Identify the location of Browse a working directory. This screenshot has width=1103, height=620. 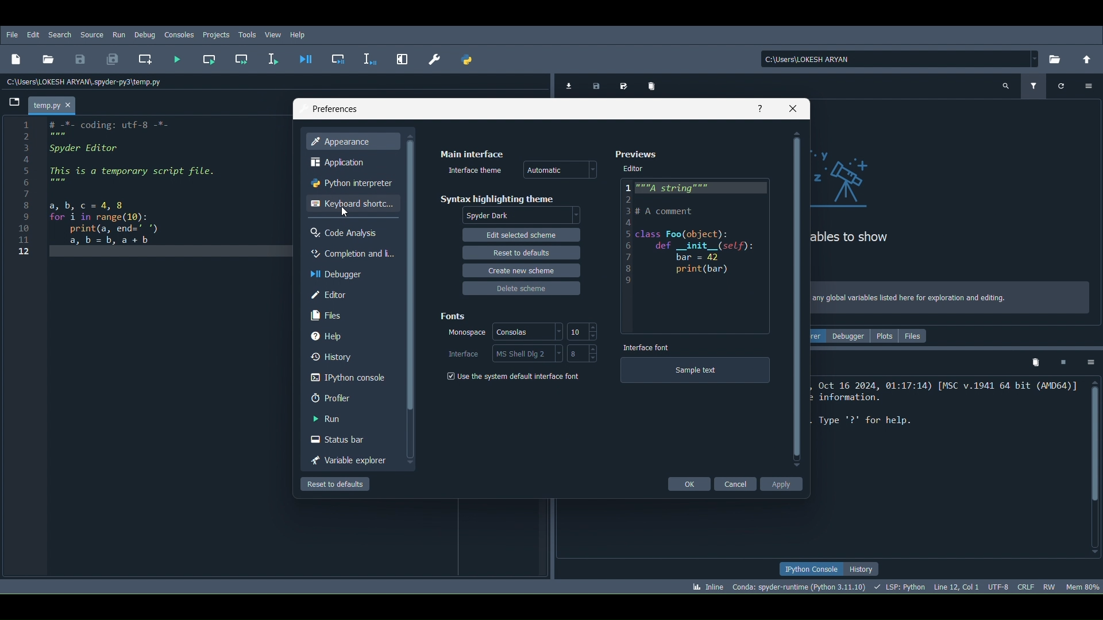
(1055, 56).